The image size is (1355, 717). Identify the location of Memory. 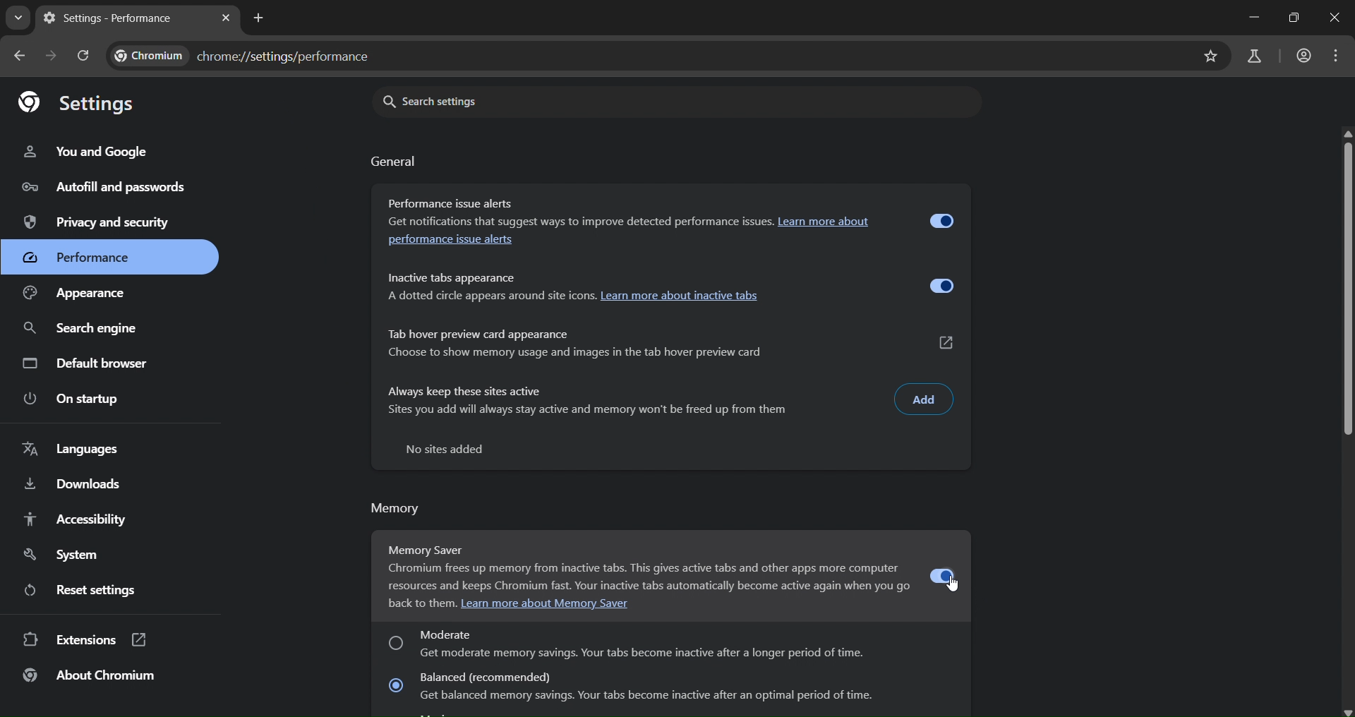
(399, 512).